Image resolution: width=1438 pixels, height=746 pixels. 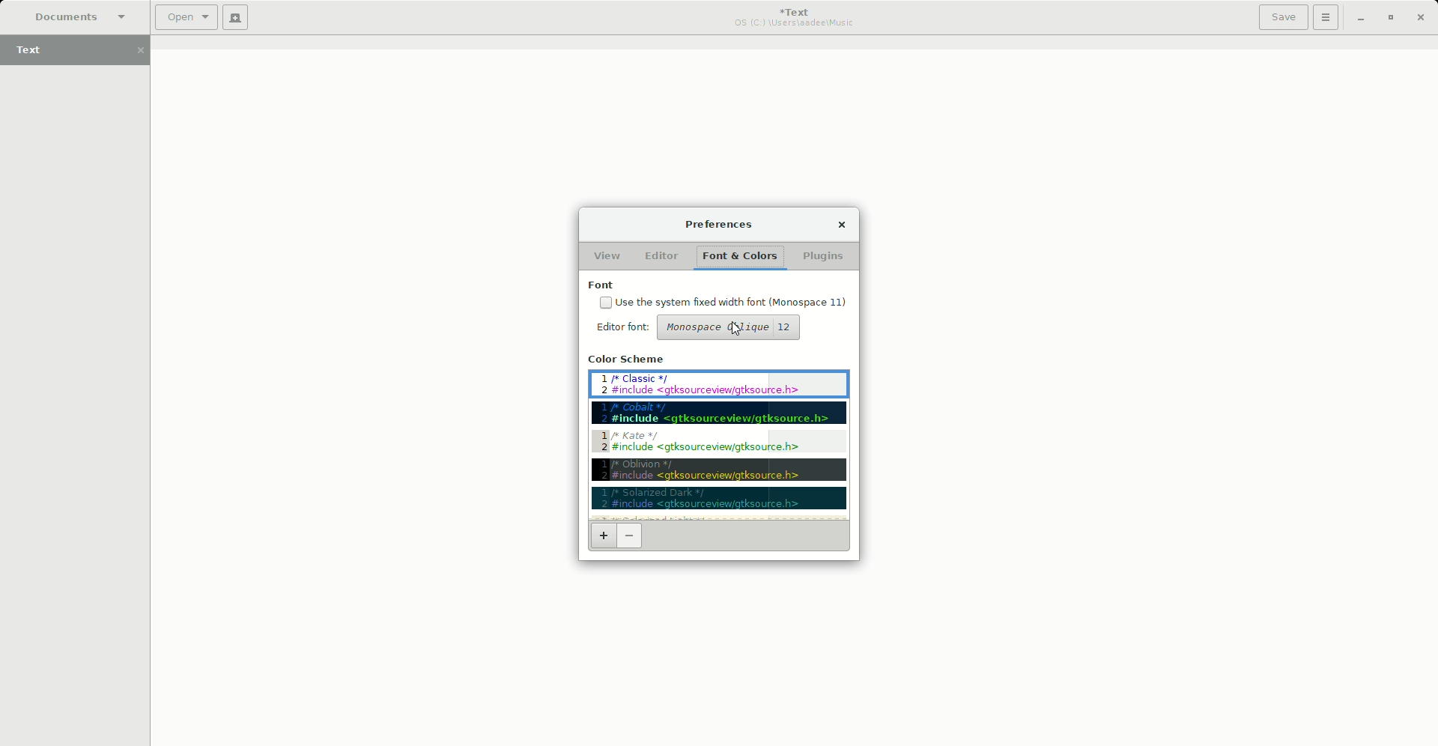 I want to click on Text, so click(x=81, y=52).